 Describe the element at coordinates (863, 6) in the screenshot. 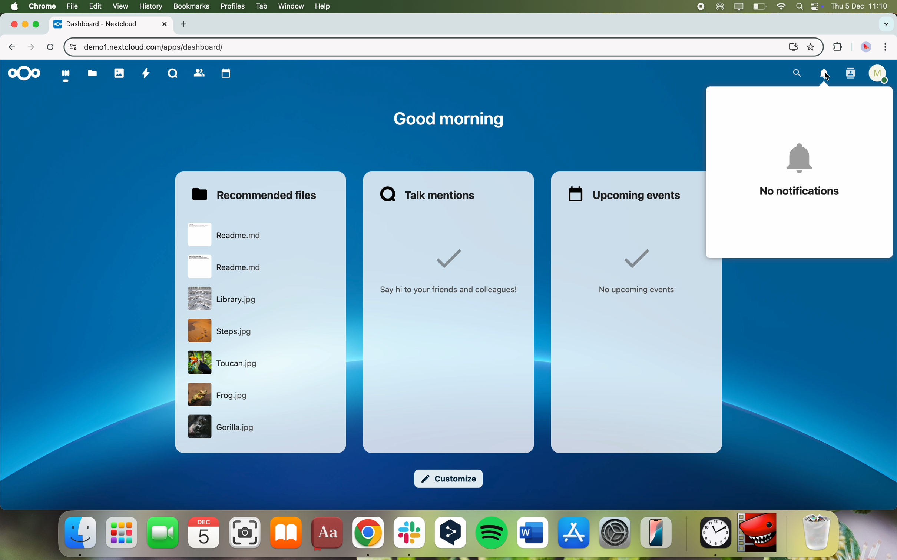

I see `date and hour` at that location.